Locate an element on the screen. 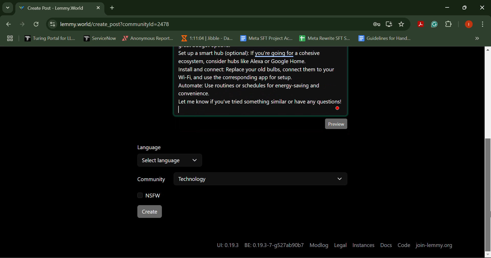 The height and width of the screenshot is (258, 491). Preview Post Button is located at coordinates (336, 124).